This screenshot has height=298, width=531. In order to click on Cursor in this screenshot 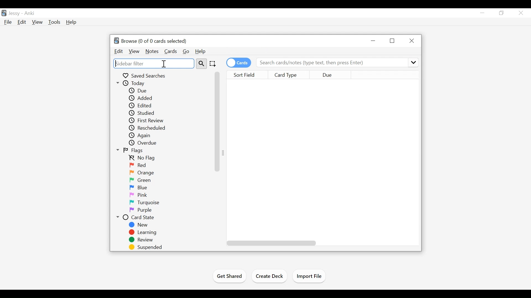, I will do `click(164, 64)`.